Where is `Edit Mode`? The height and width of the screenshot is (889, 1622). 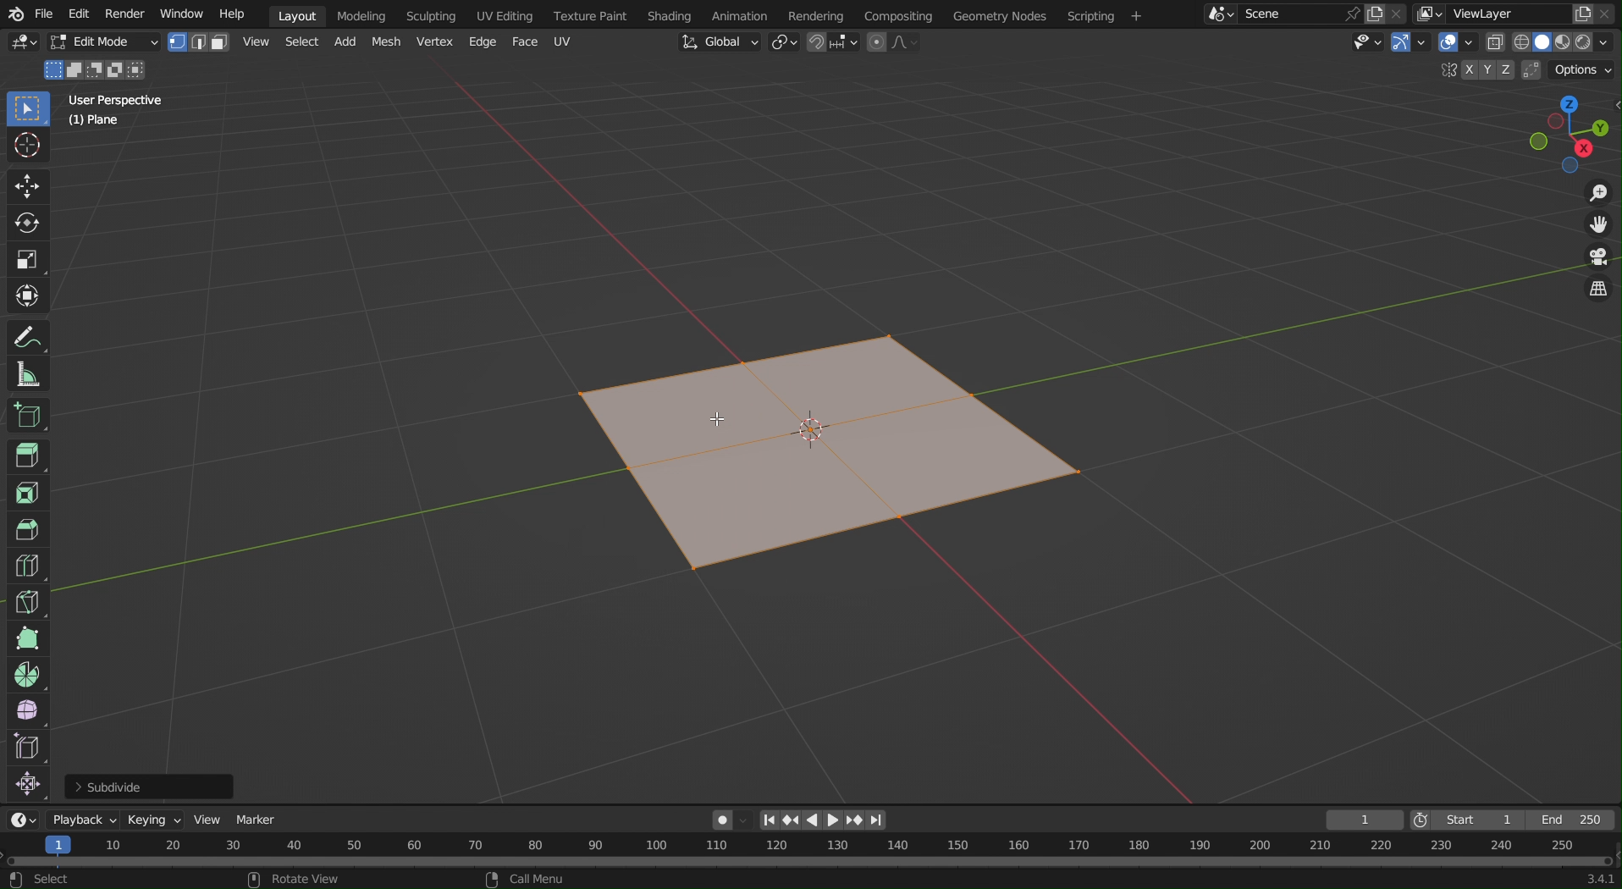 Edit Mode is located at coordinates (102, 43).